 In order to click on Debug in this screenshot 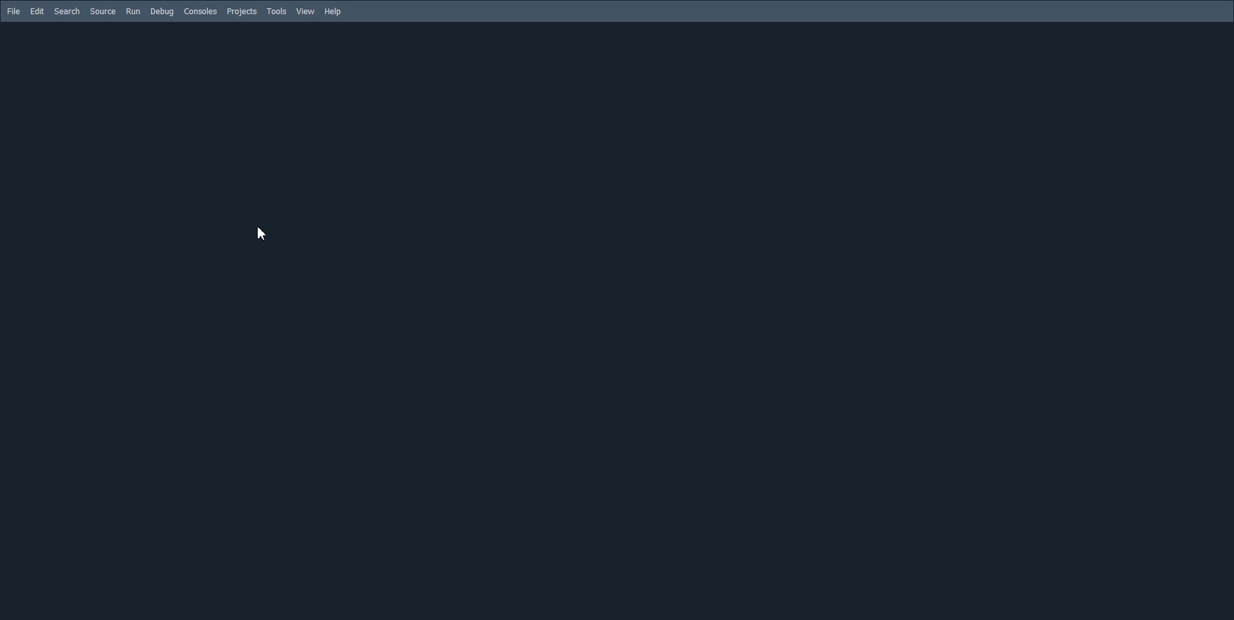, I will do `click(161, 12)`.